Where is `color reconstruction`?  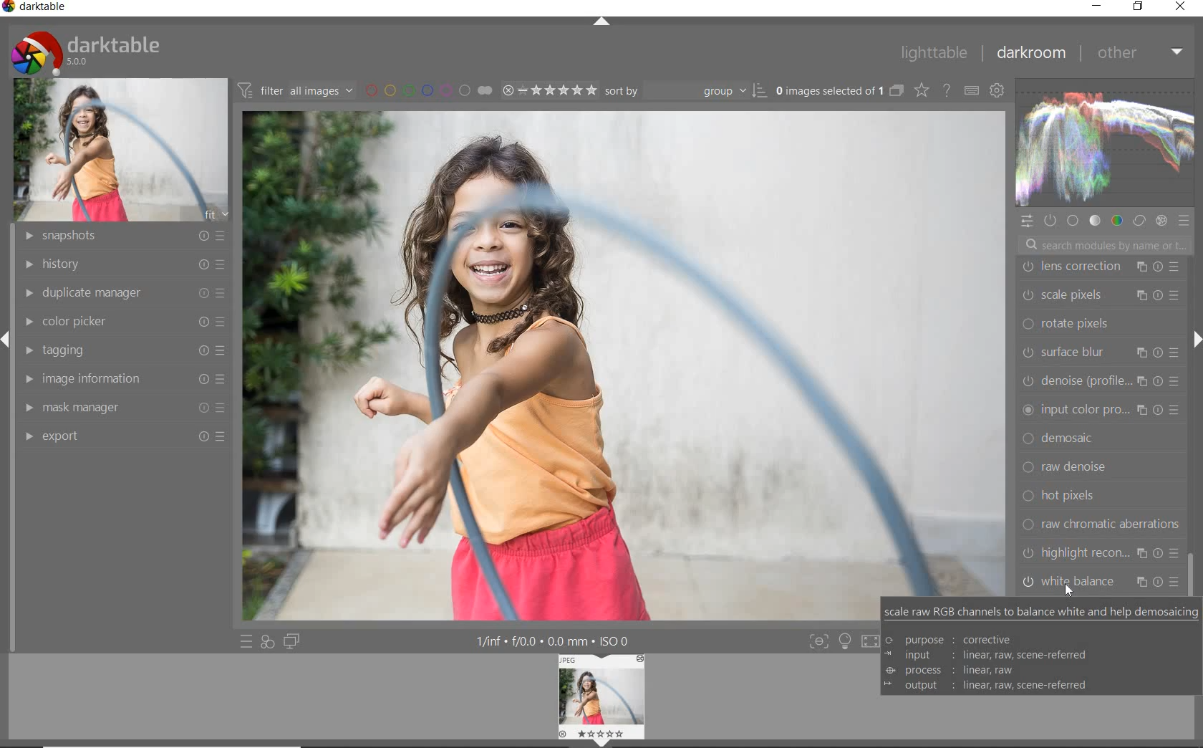 color reconstruction is located at coordinates (1103, 385).